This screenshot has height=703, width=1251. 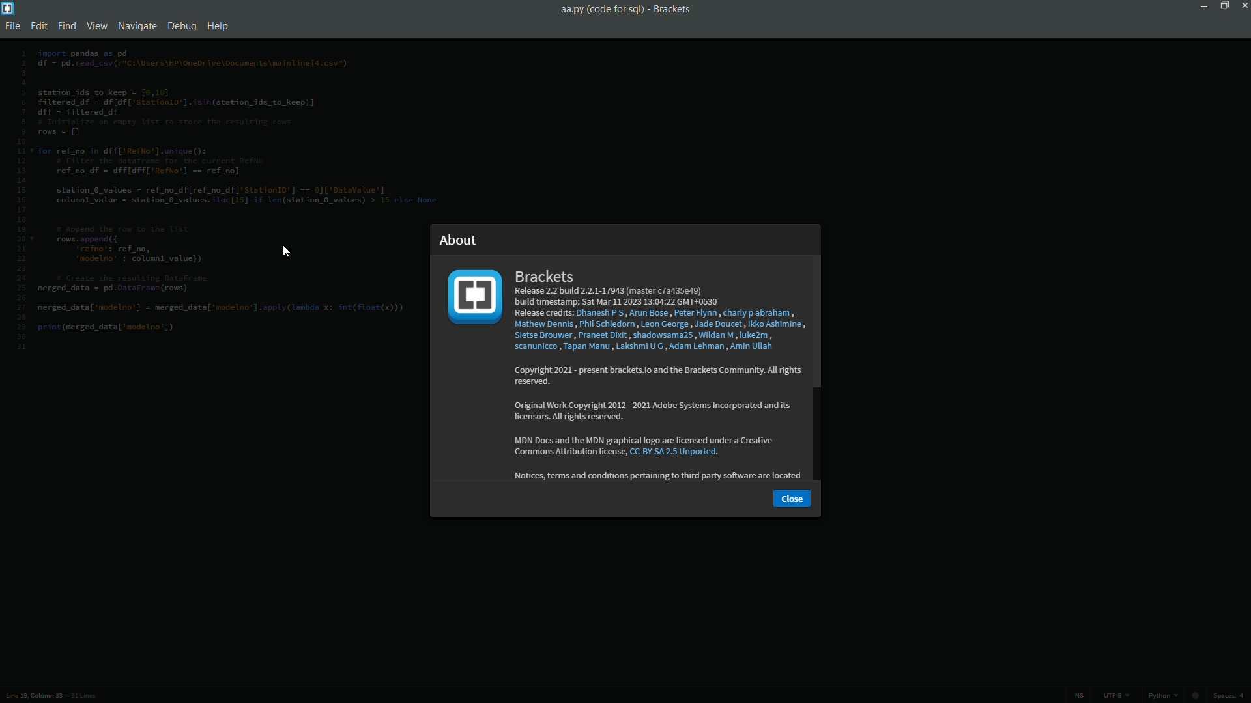 I want to click on debug menu, so click(x=180, y=25).